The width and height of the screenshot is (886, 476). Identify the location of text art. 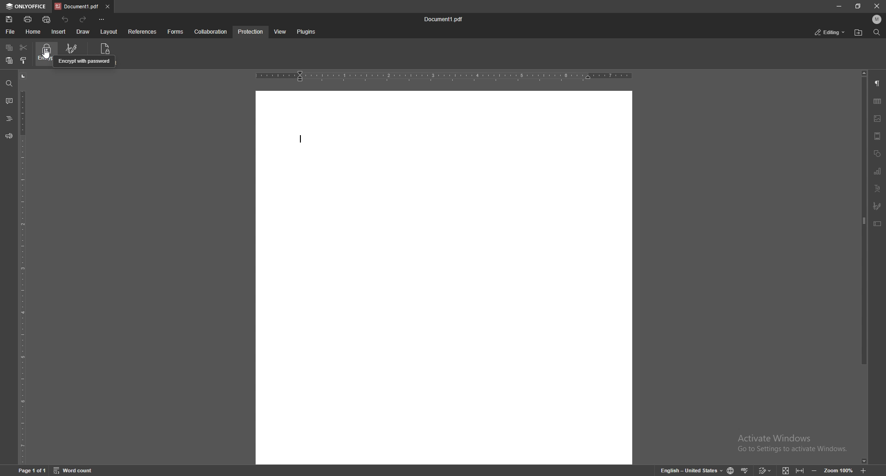
(878, 188).